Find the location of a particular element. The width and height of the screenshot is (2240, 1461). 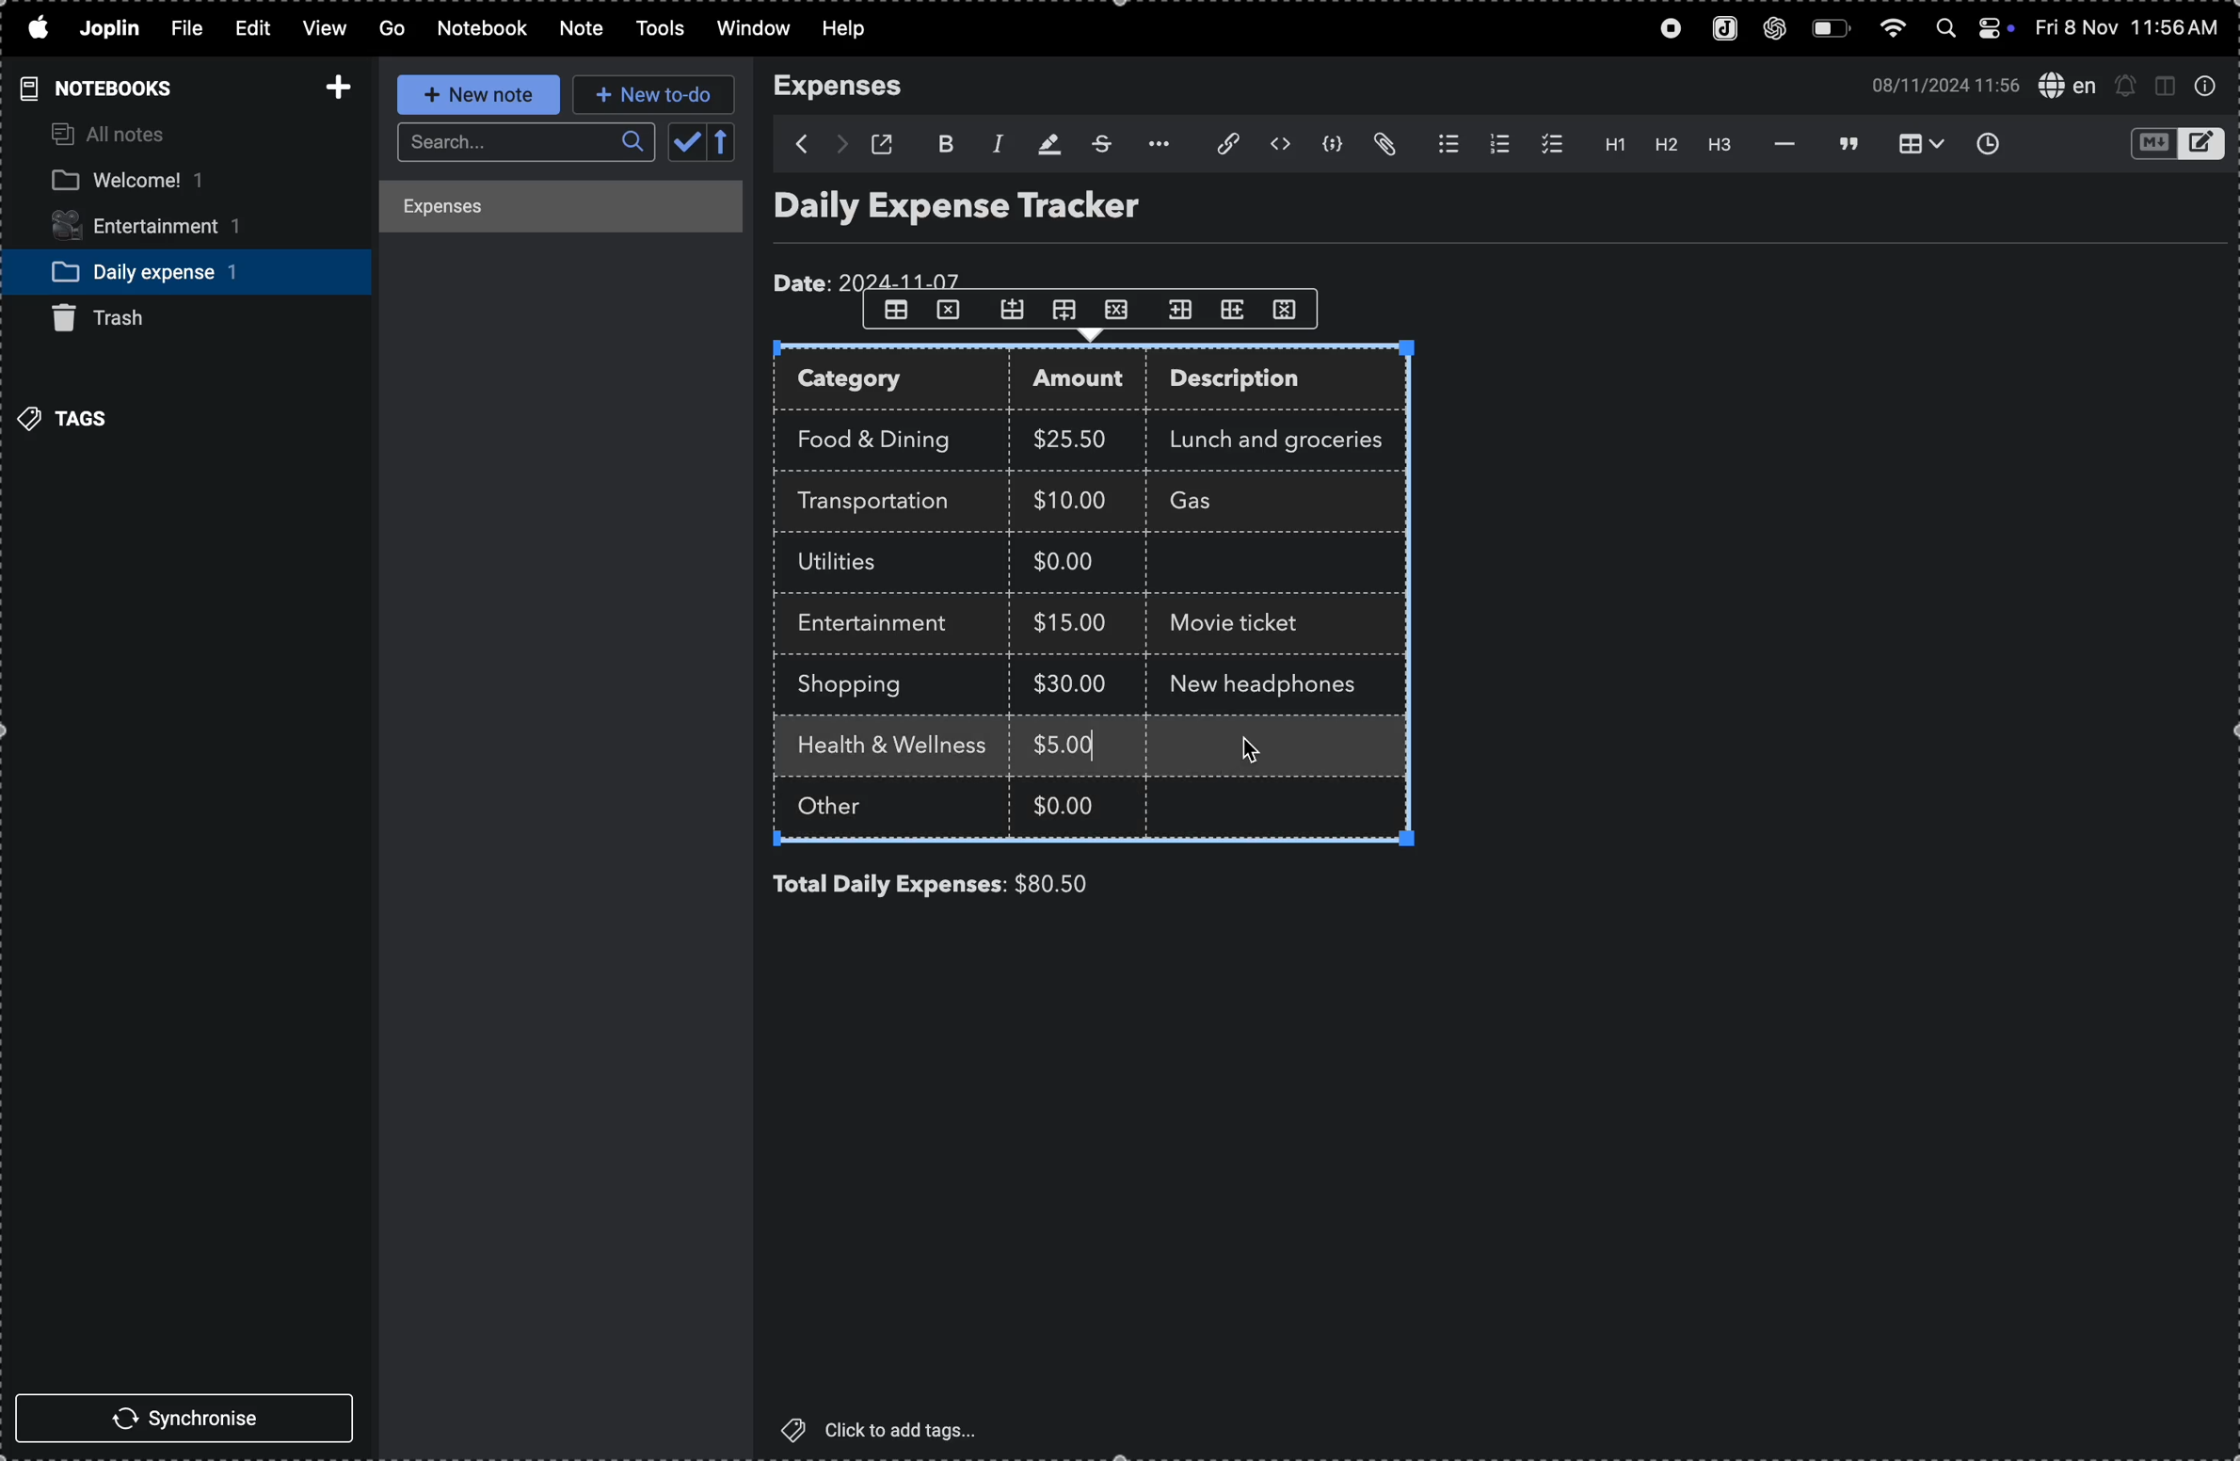

food and drink is located at coordinates (884, 436).